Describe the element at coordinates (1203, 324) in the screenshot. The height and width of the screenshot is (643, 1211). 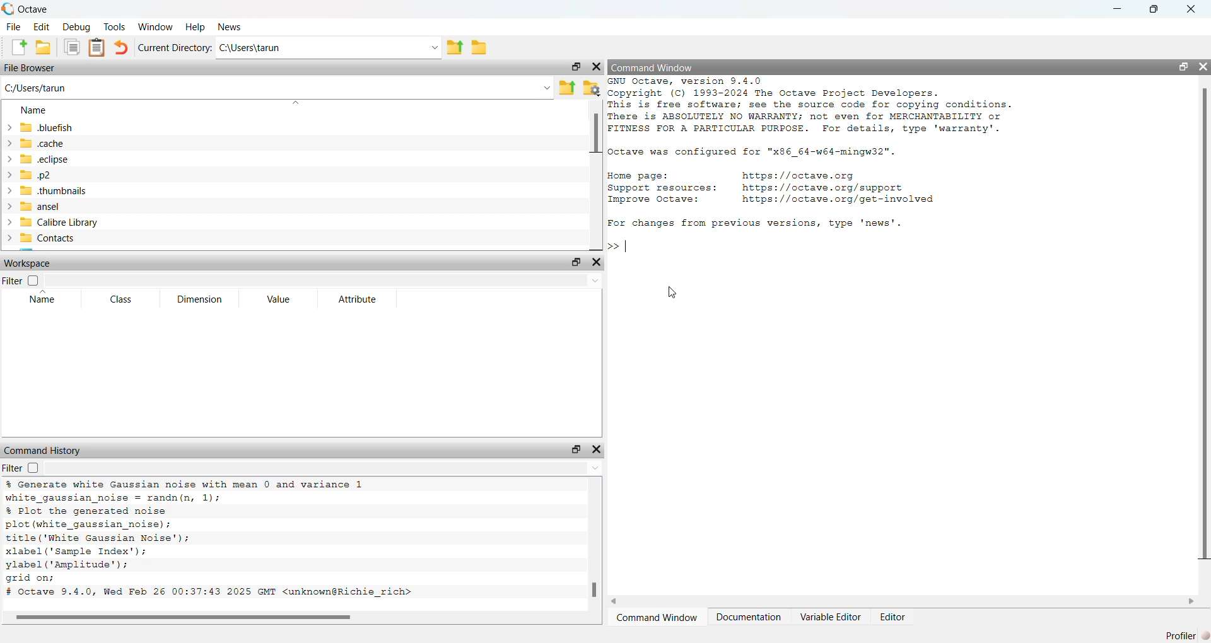
I see `vertical scroll bar` at that location.